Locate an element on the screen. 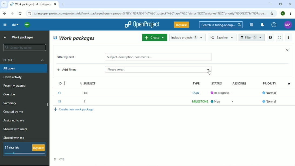 This screenshot has height=166, width=295. Back is located at coordinates (4, 13).